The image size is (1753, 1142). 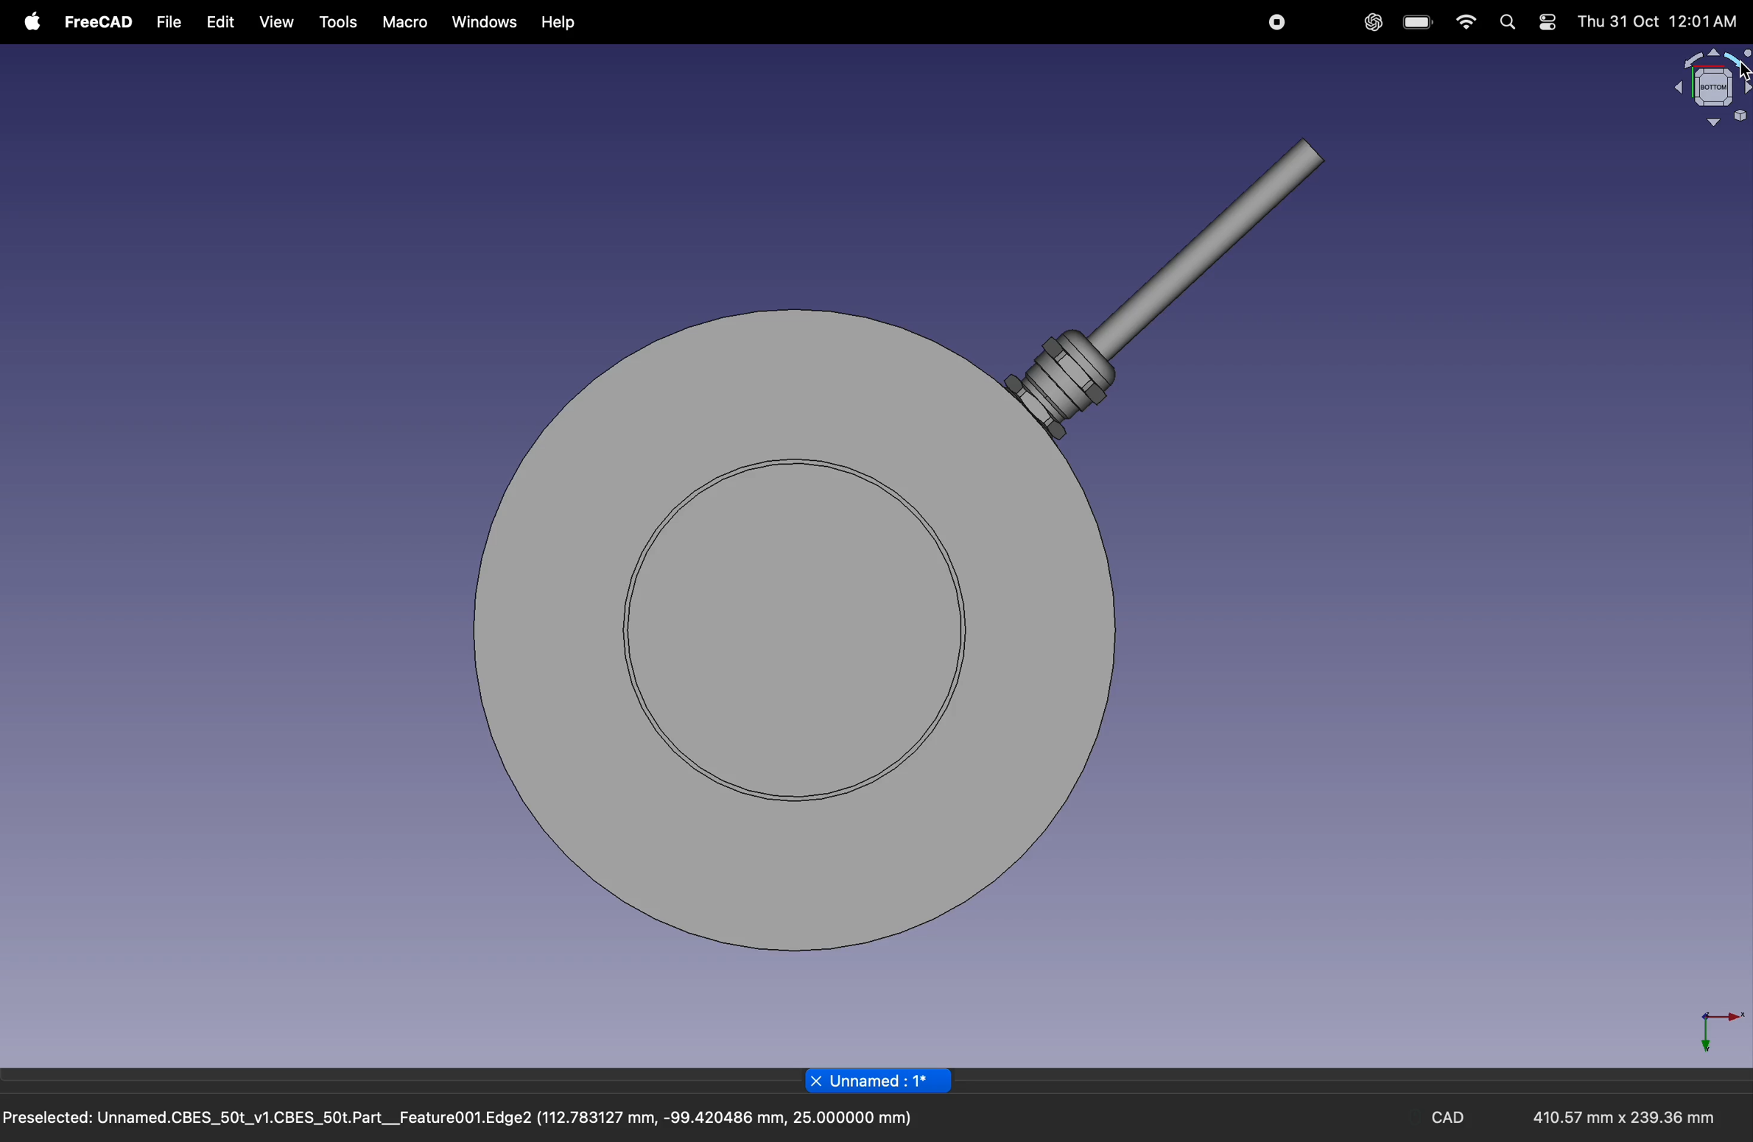 I want to click on Thu 31 Oct  12:01 AM, so click(x=1658, y=21).